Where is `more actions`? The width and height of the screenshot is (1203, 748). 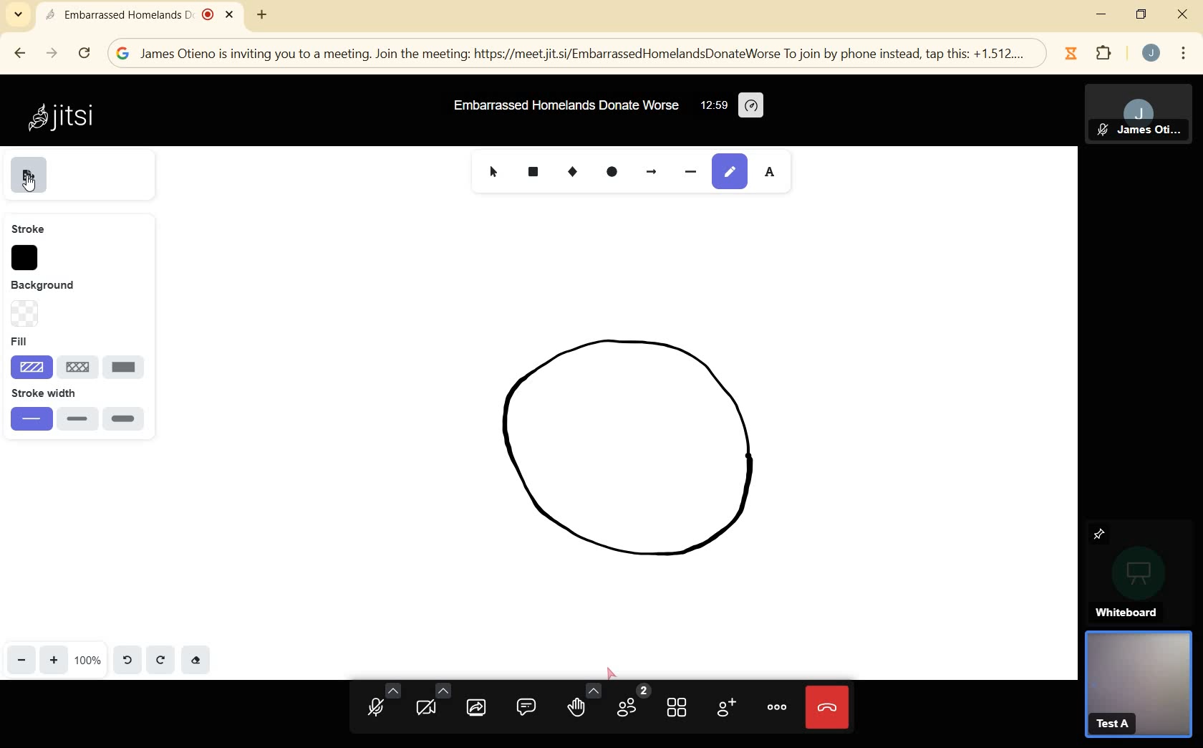
more actions is located at coordinates (777, 706).